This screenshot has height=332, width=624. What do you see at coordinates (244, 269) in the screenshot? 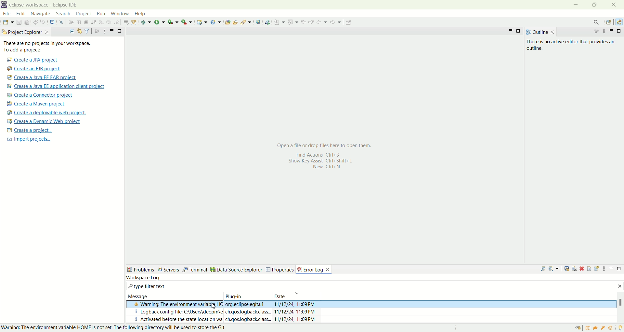
I see `data source explorer` at bounding box center [244, 269].